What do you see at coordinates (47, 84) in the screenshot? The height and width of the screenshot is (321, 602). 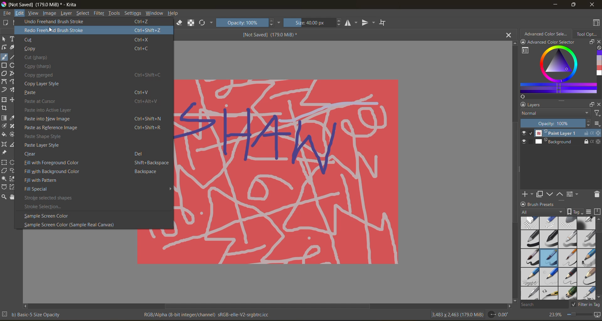 I see `copy layer style` at bounding box center [47, 84].